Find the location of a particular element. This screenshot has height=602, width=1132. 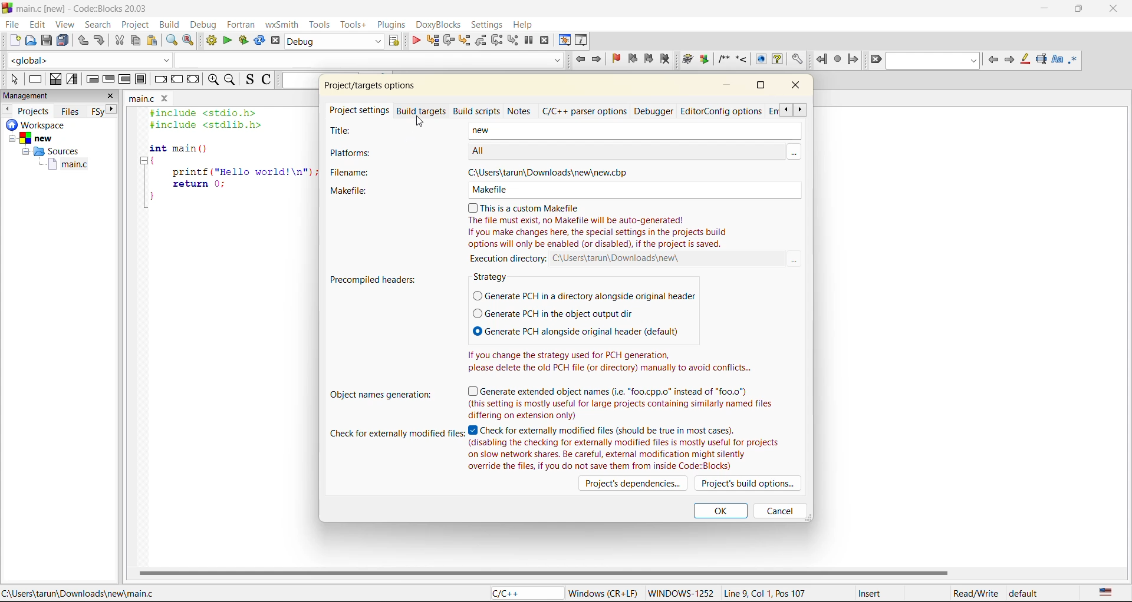

search is located at coordinates (97, 25).